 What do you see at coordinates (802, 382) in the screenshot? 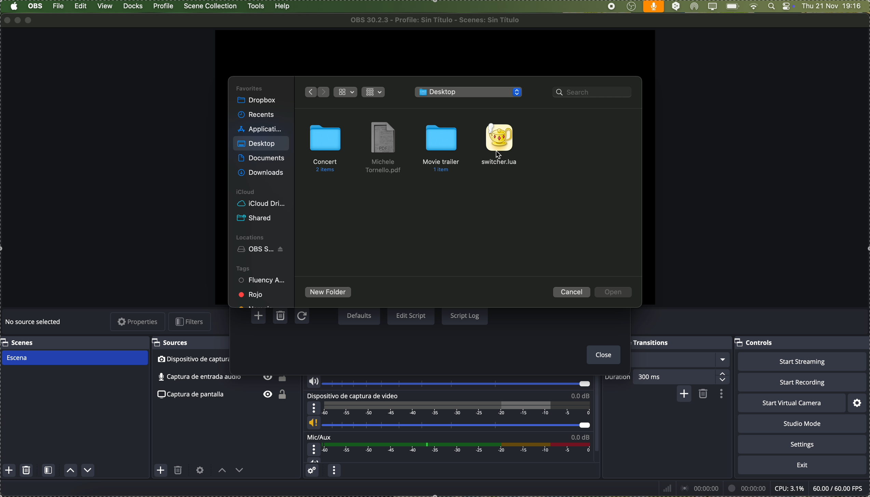
I see `start recording` at bounding box center [802, 382].